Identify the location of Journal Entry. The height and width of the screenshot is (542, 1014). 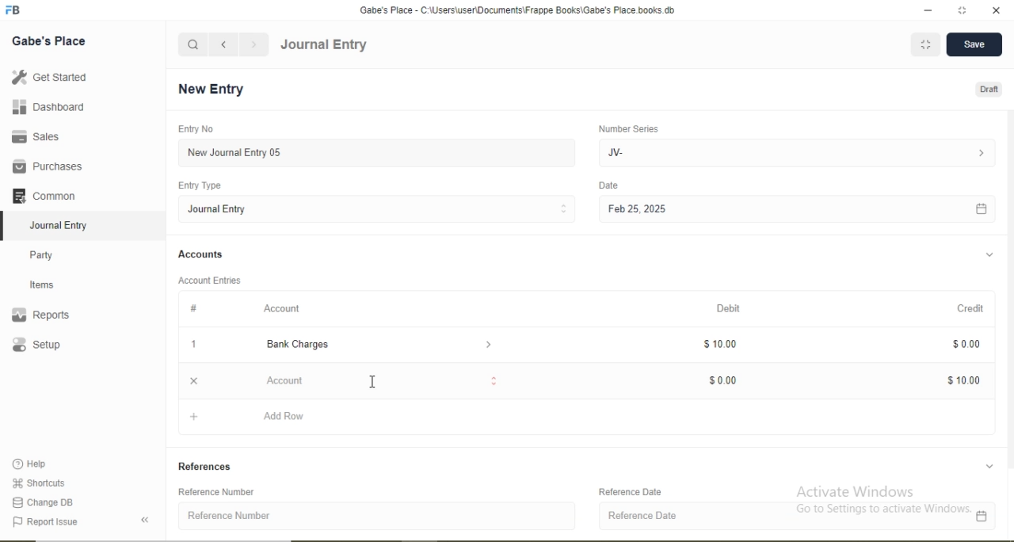
(63, 223).